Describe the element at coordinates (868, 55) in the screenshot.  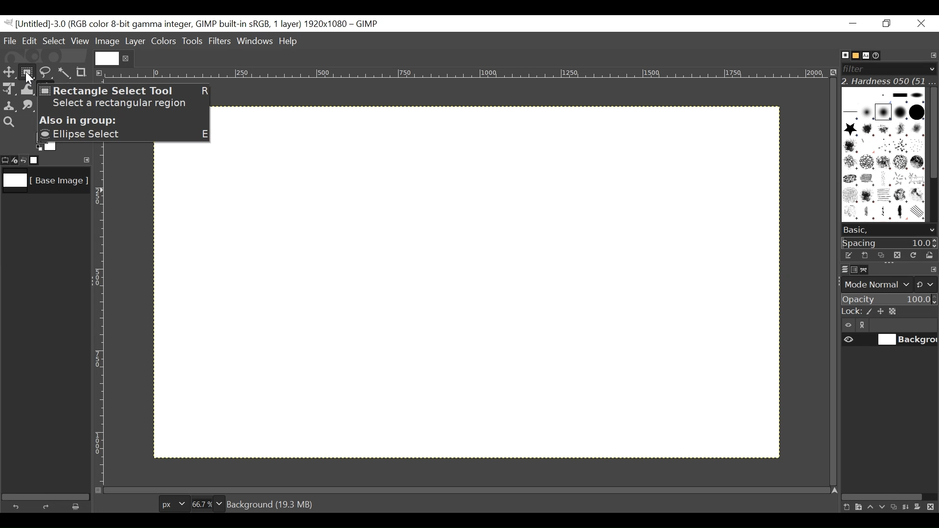
I see `Fonts` at that location.